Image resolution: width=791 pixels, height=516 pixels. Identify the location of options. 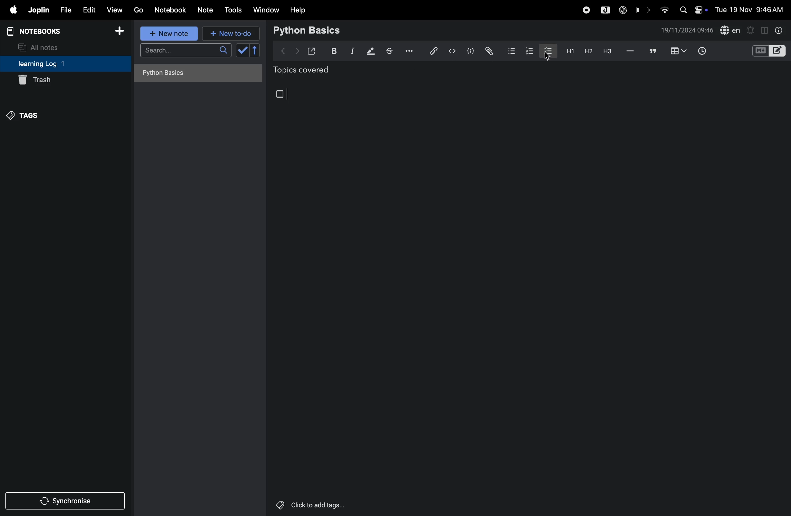
(407, 50).